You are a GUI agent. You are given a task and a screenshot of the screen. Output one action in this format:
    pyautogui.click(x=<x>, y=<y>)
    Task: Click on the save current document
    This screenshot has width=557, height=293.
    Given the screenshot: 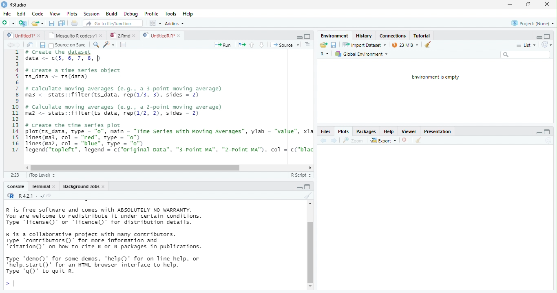 What is the action you would take?
    pyautogui.click(x=334, y=45)
    